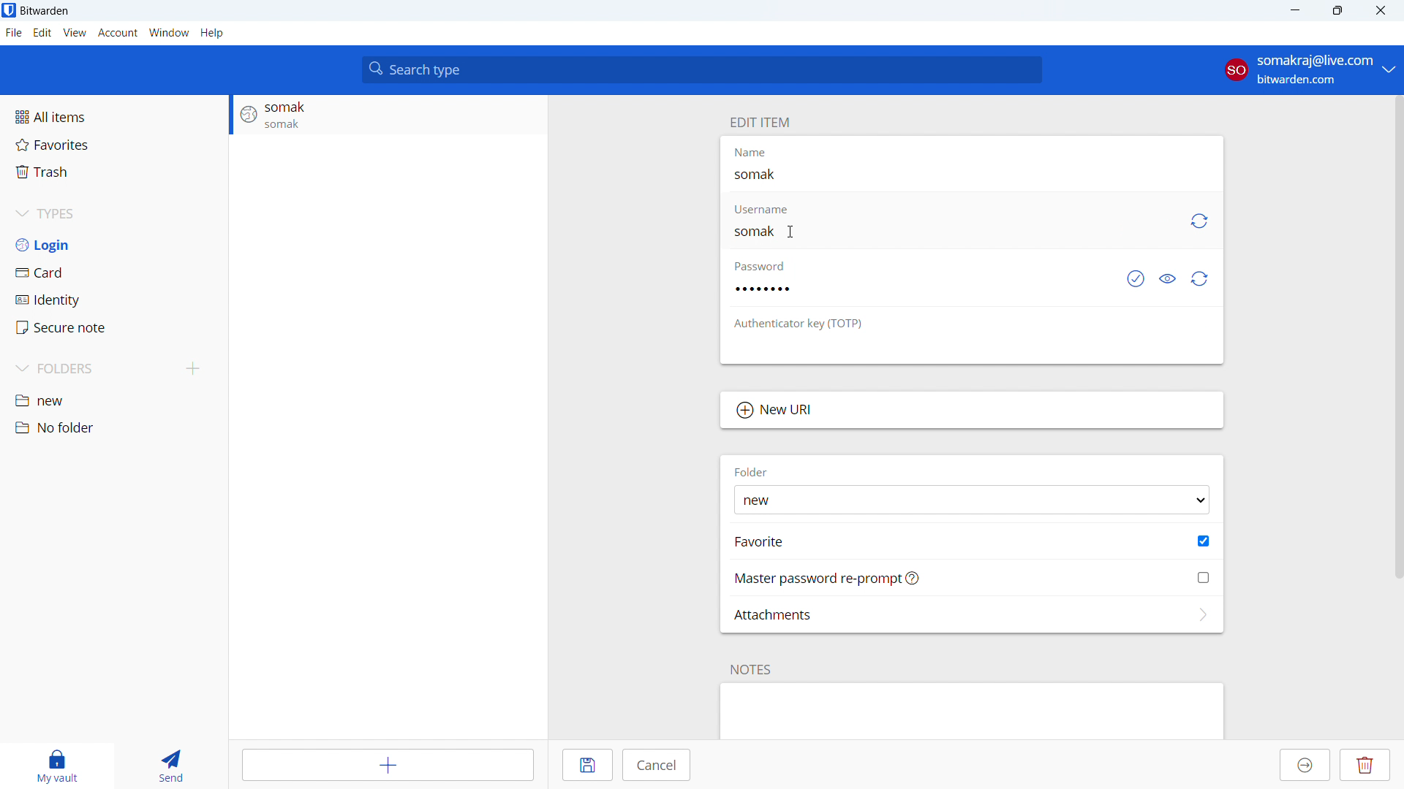  Describe the element at coordinates (588, 766) in the screenshot. I see `save` at that location.